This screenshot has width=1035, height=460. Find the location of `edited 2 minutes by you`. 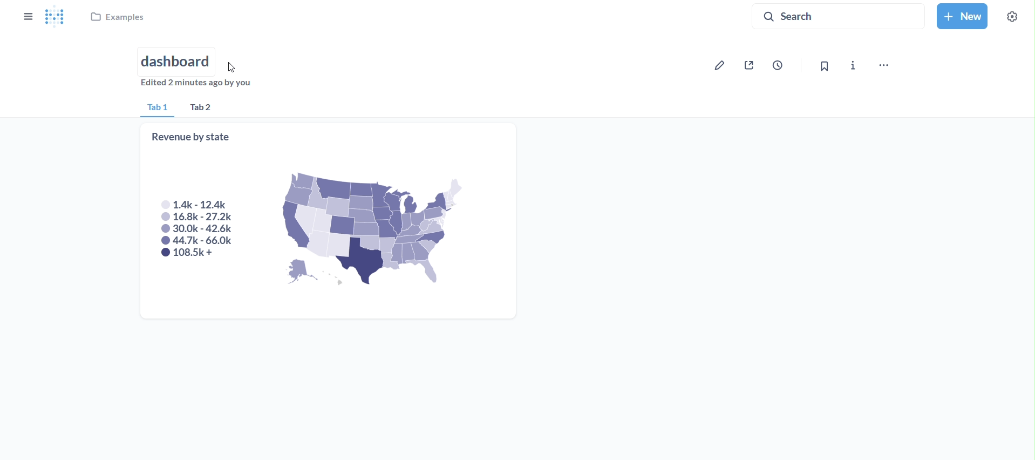

edited 2 minutes by you is located at coordinates (200, 85).